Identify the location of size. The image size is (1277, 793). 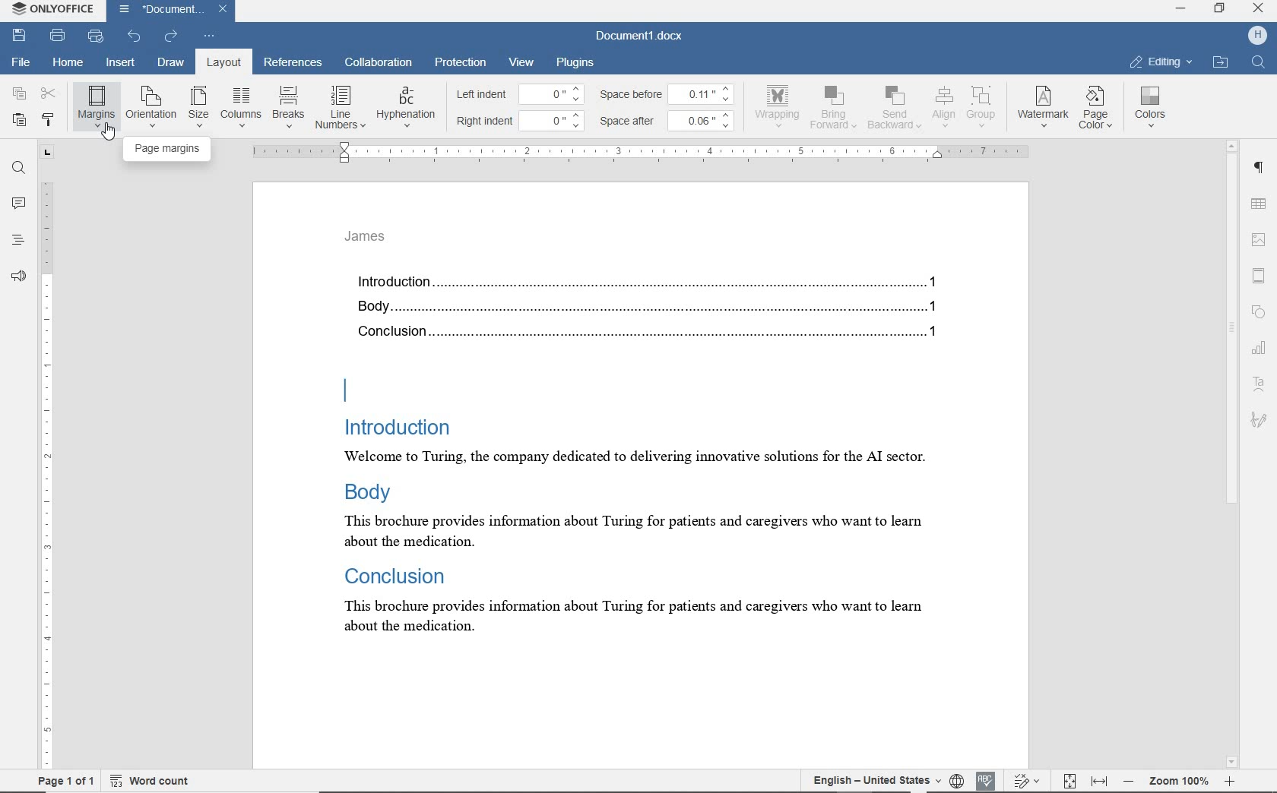
(198, 108).